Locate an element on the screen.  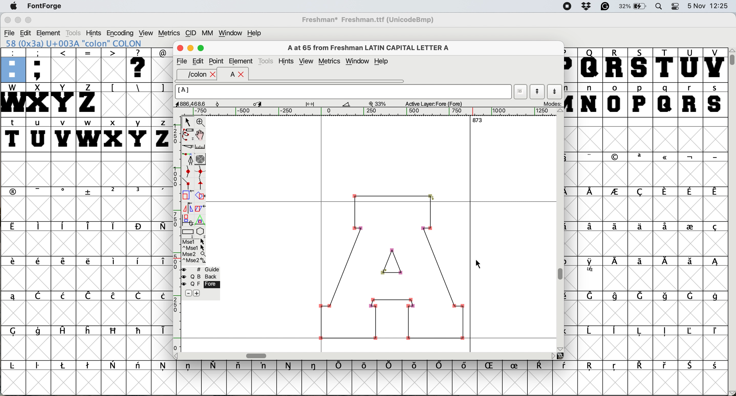
minimise is located at coordinates (17, 20).